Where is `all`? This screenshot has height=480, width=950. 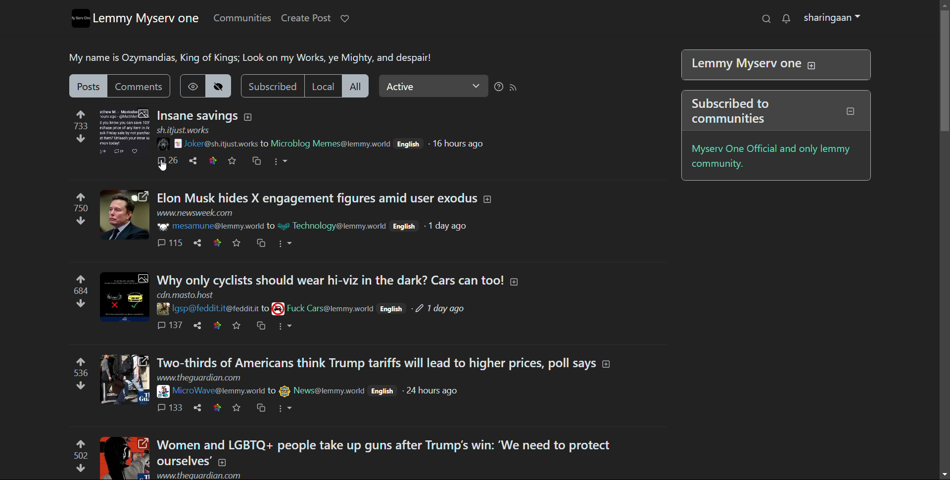 all is located at coordinates (355, 86).